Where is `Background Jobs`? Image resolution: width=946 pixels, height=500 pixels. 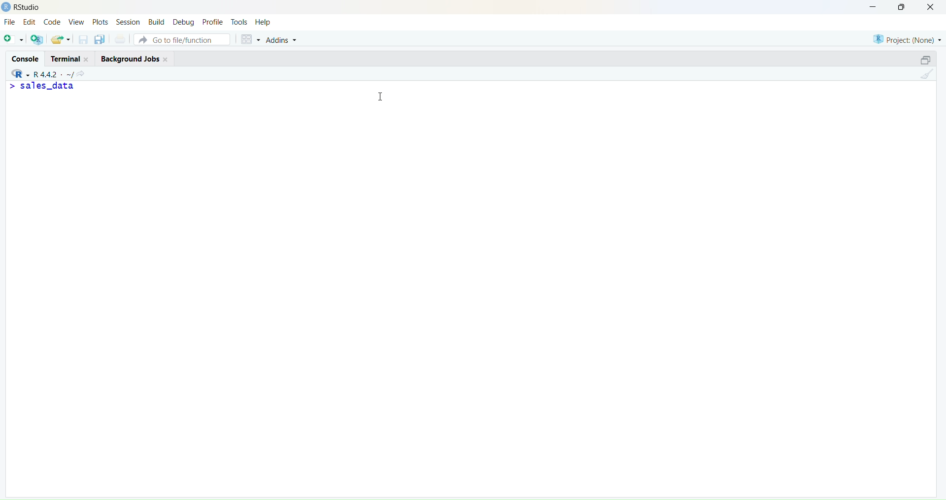
Background Jobs is located at coordinates (135, 58).